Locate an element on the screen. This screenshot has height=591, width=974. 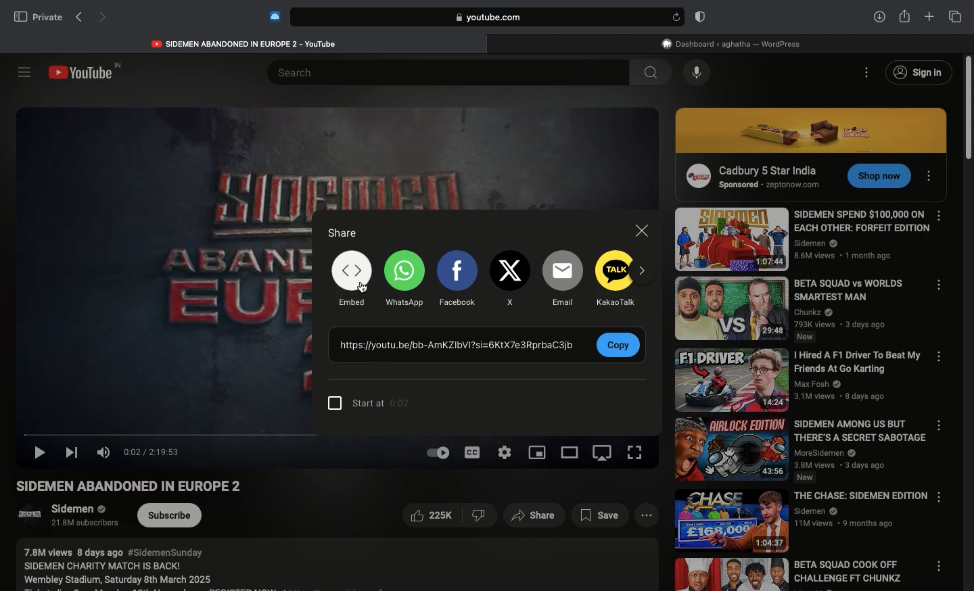
Close is located at coordinates (640, 230).